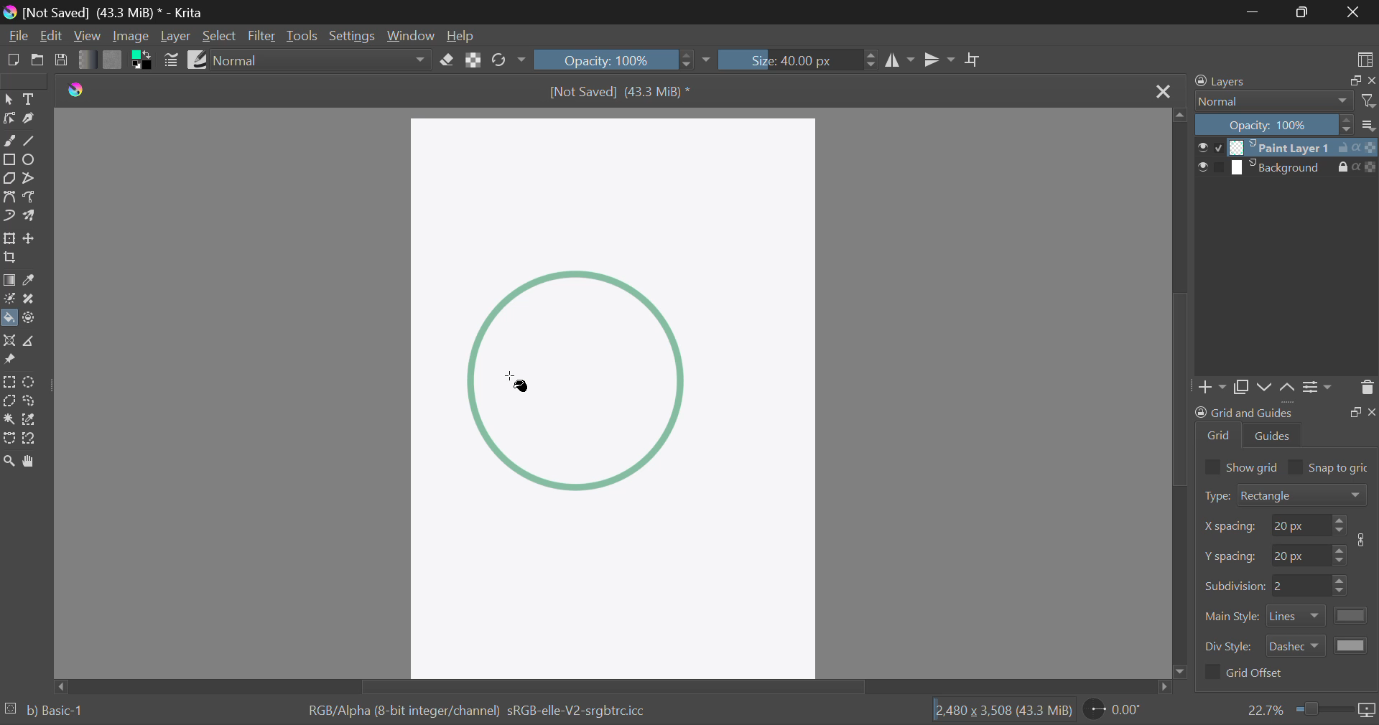 This screenshot has width=1379, height=725. I want to click on File, so click(17, 38).